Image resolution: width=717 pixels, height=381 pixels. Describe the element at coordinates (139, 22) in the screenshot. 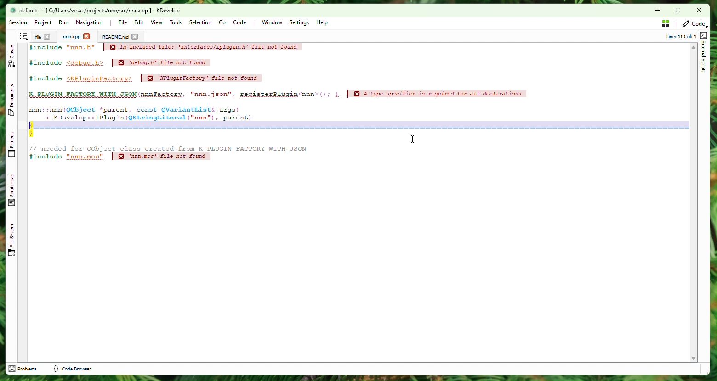

I see `Edit` at that location.